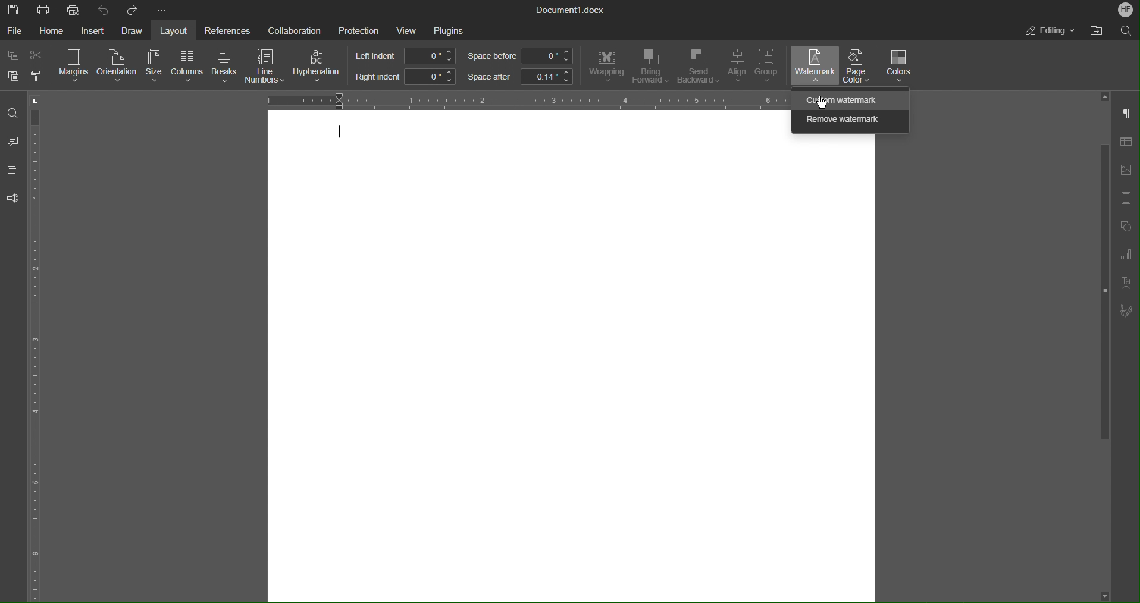 Image resolution: width=1140 pixels, height=603 pixels. What do you see at coordinates (1094, 31) in the screenshot?
I see `Open File Location` at bounding box center [1094, 31].